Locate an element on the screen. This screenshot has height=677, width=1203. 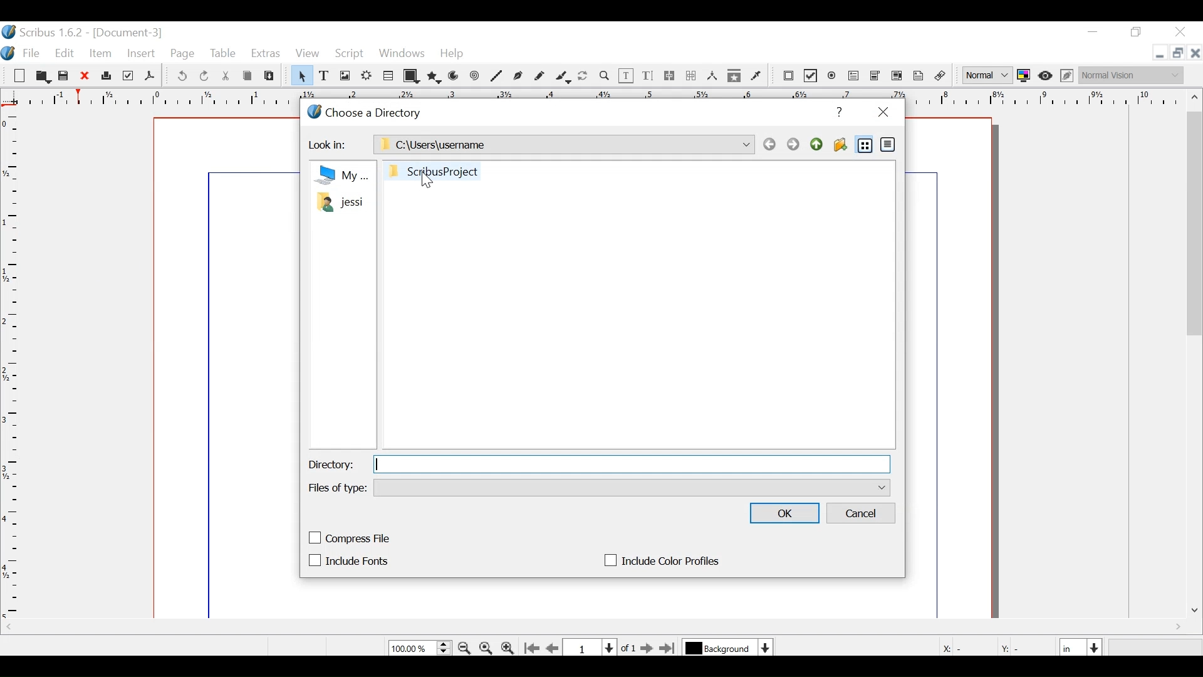
Freehand is located at coordinates (539, 76).